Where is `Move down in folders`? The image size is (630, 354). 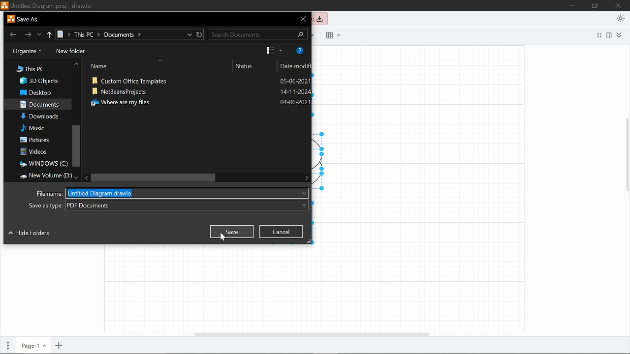 Move down in folders is located at coordinates (76, 176).